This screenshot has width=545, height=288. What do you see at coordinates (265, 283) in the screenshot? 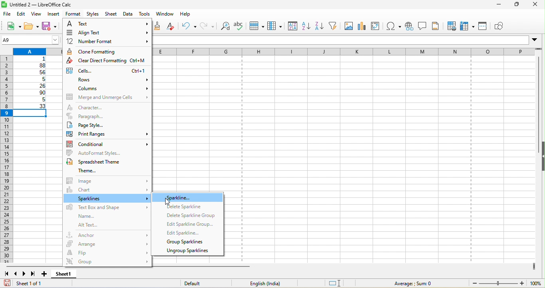
I see `text language` at bounding box center [265, 283].